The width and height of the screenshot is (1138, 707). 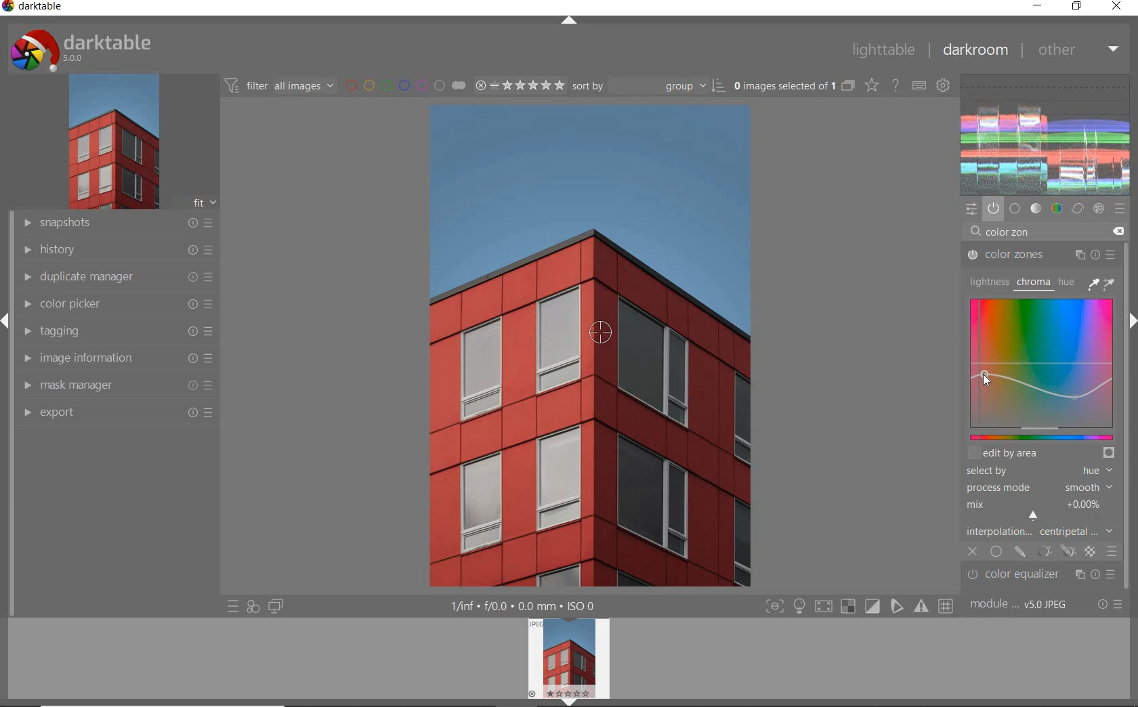 What do you see at coordinates (987, 281) in the screenshot?
I see `LIGHTNESS` at bounding box center [987, 281].